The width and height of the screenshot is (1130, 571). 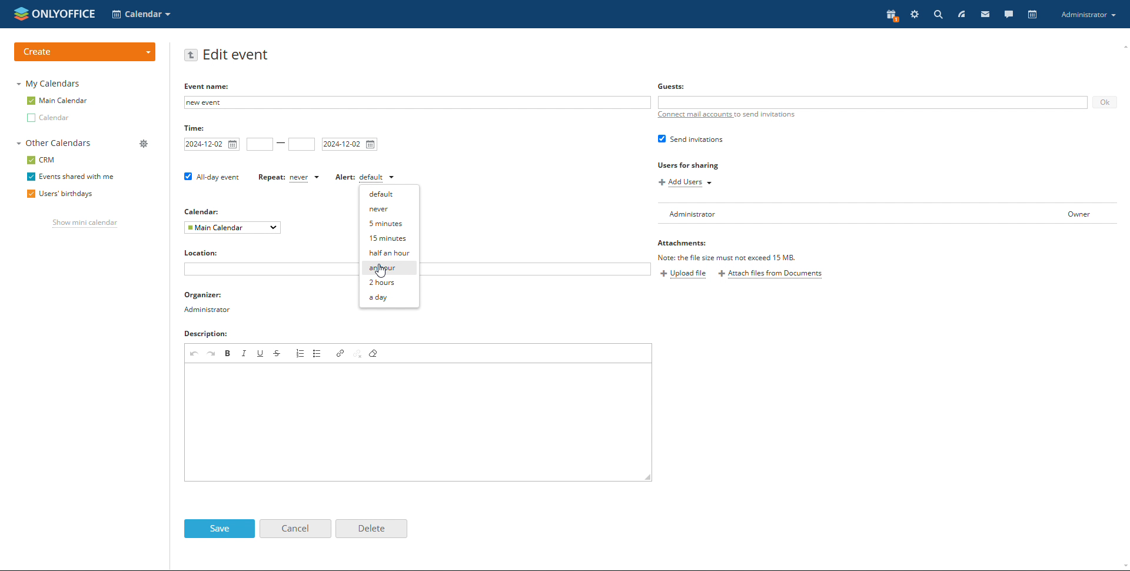 What do you see at coordinates (296, 529) in the screenshot?
I see `cancel` at bounding box center [296, 529].